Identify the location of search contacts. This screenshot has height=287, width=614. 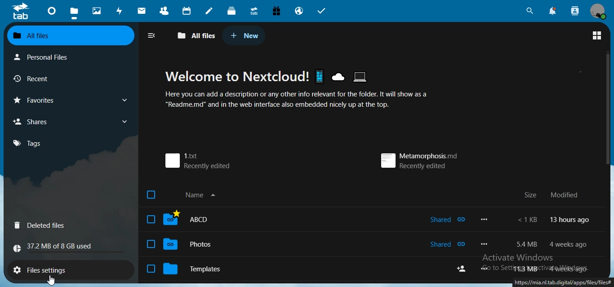
(574, 10).